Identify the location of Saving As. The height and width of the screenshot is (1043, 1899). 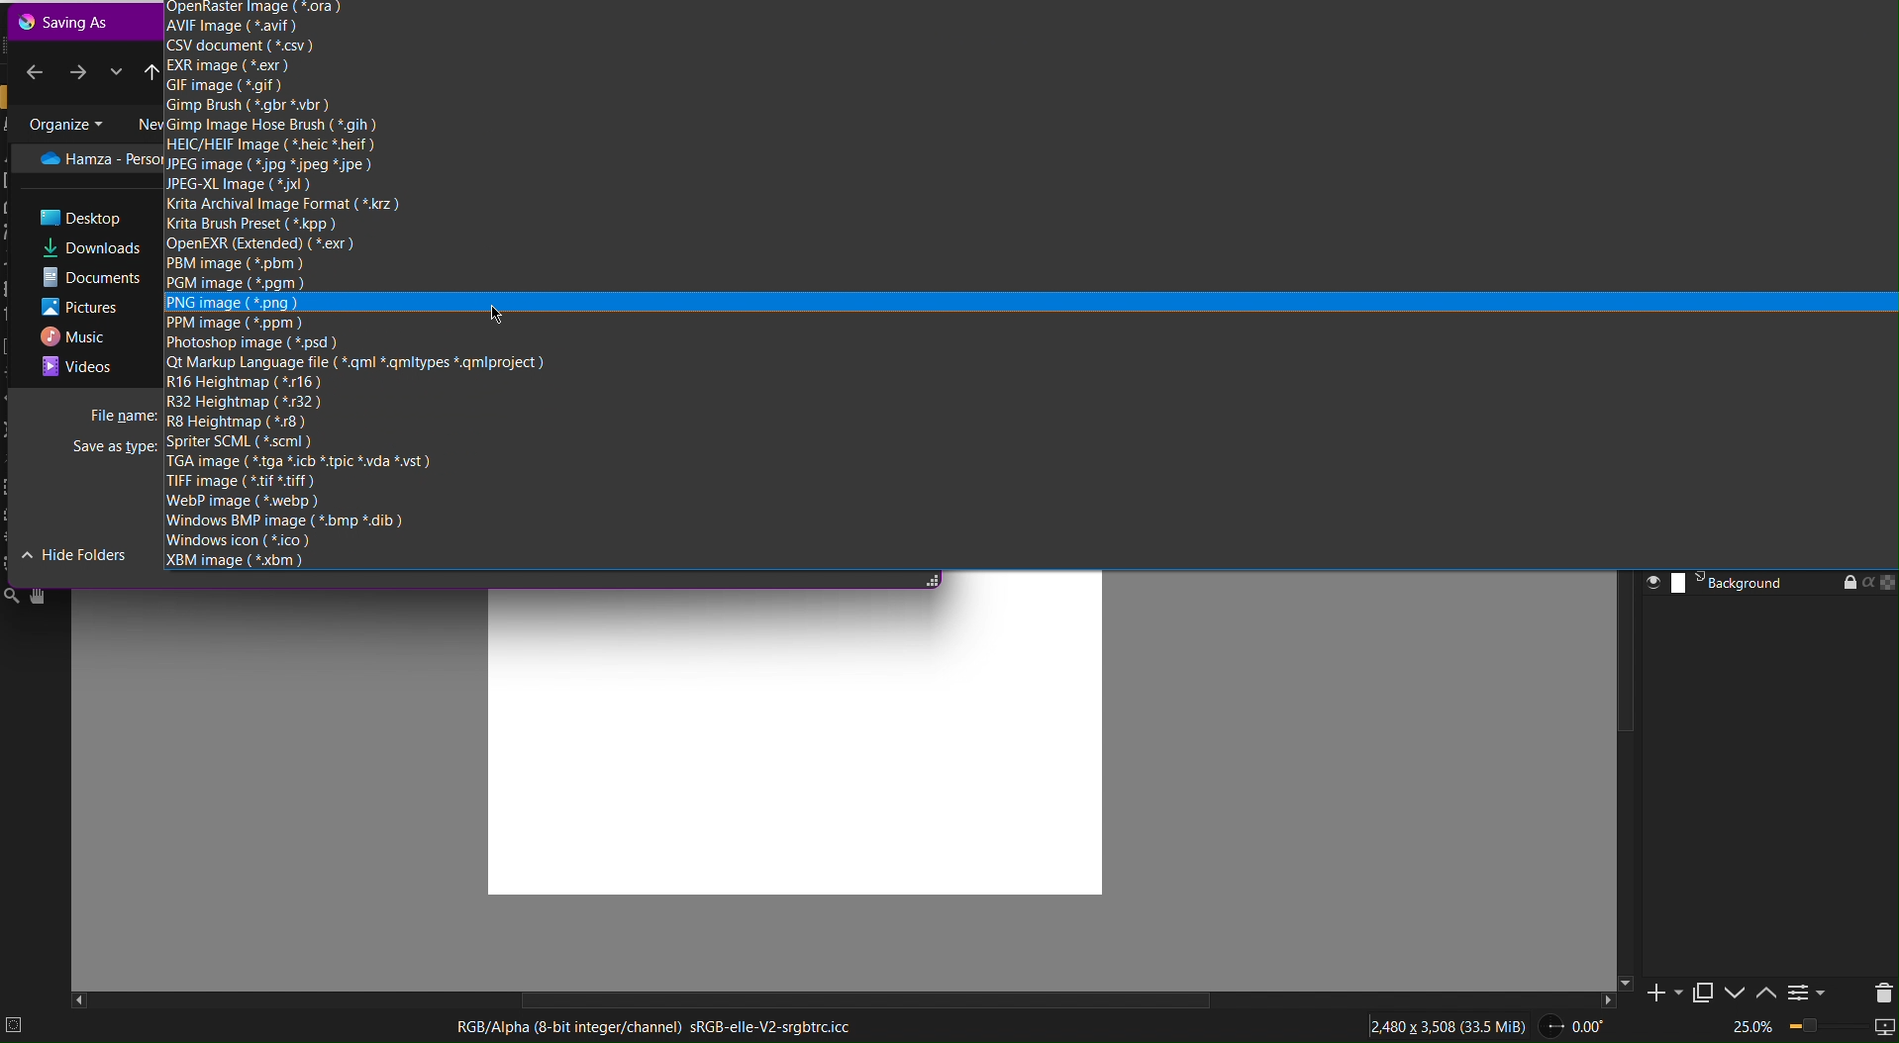
(68, 21).